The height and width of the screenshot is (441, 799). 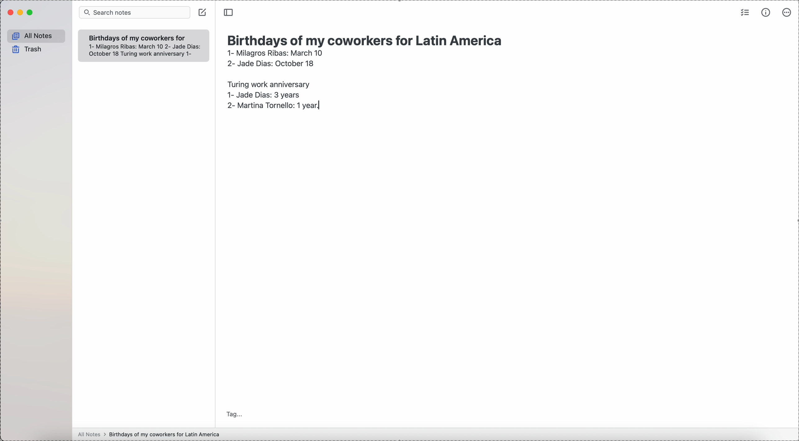 What do you see at coordinates (275, 106) in the screenshot?
I see `2- Martina Tornello: 1 year.` at bounding box center [275, 106].